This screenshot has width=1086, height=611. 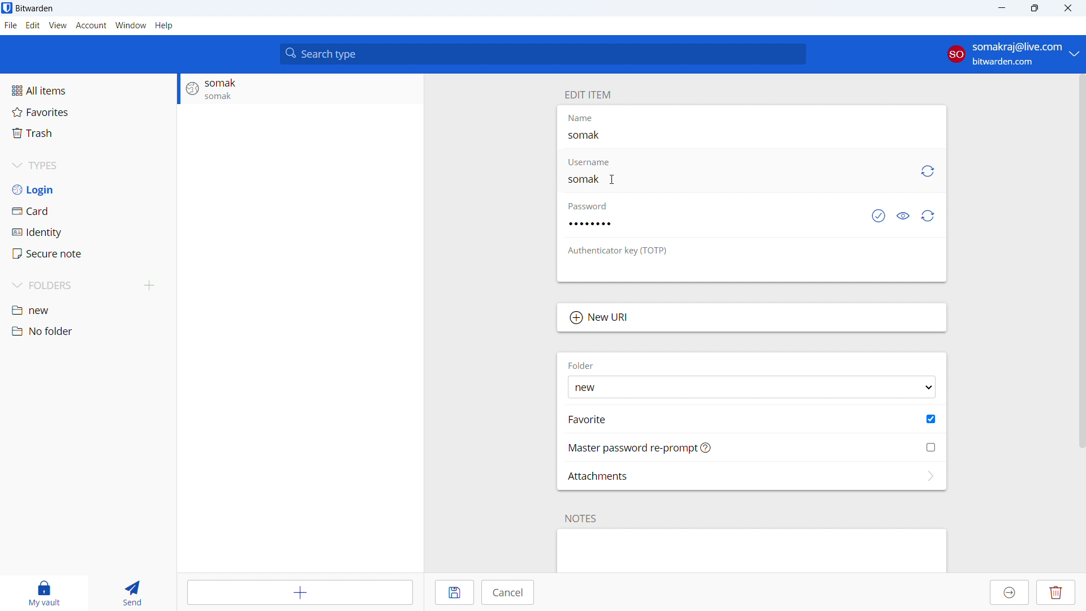 What do you see at coordinates (45, 593) in the screenshot?
I see `my vault` at bounding box center [45, 593].